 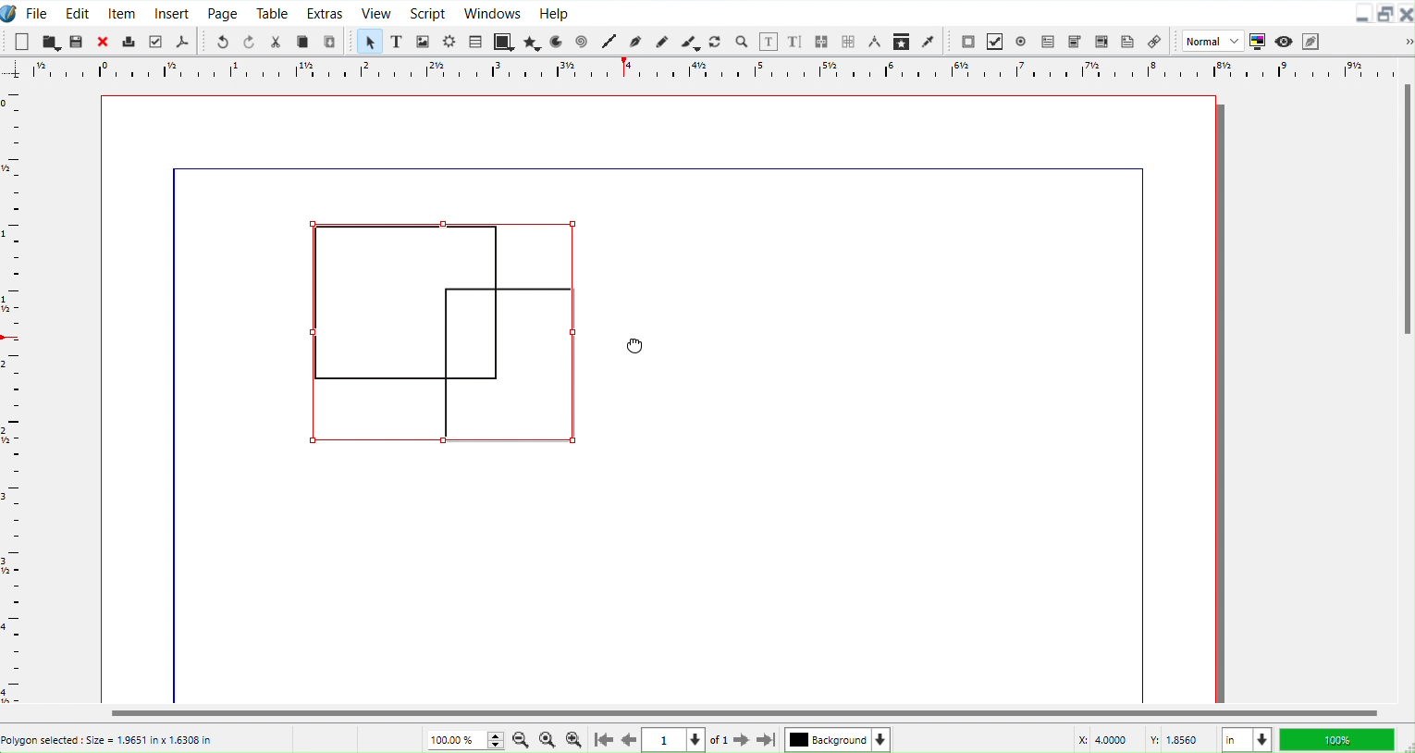 What do you see at coordinates (331, 41) in the screenshot?
I see `Paste` at bounding box center [331, 41].